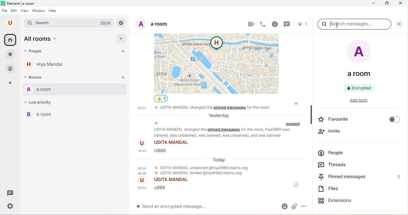 Image resolution: width=408 pixels, height=215 pixels. I want to click on threads, so click(287, 24).